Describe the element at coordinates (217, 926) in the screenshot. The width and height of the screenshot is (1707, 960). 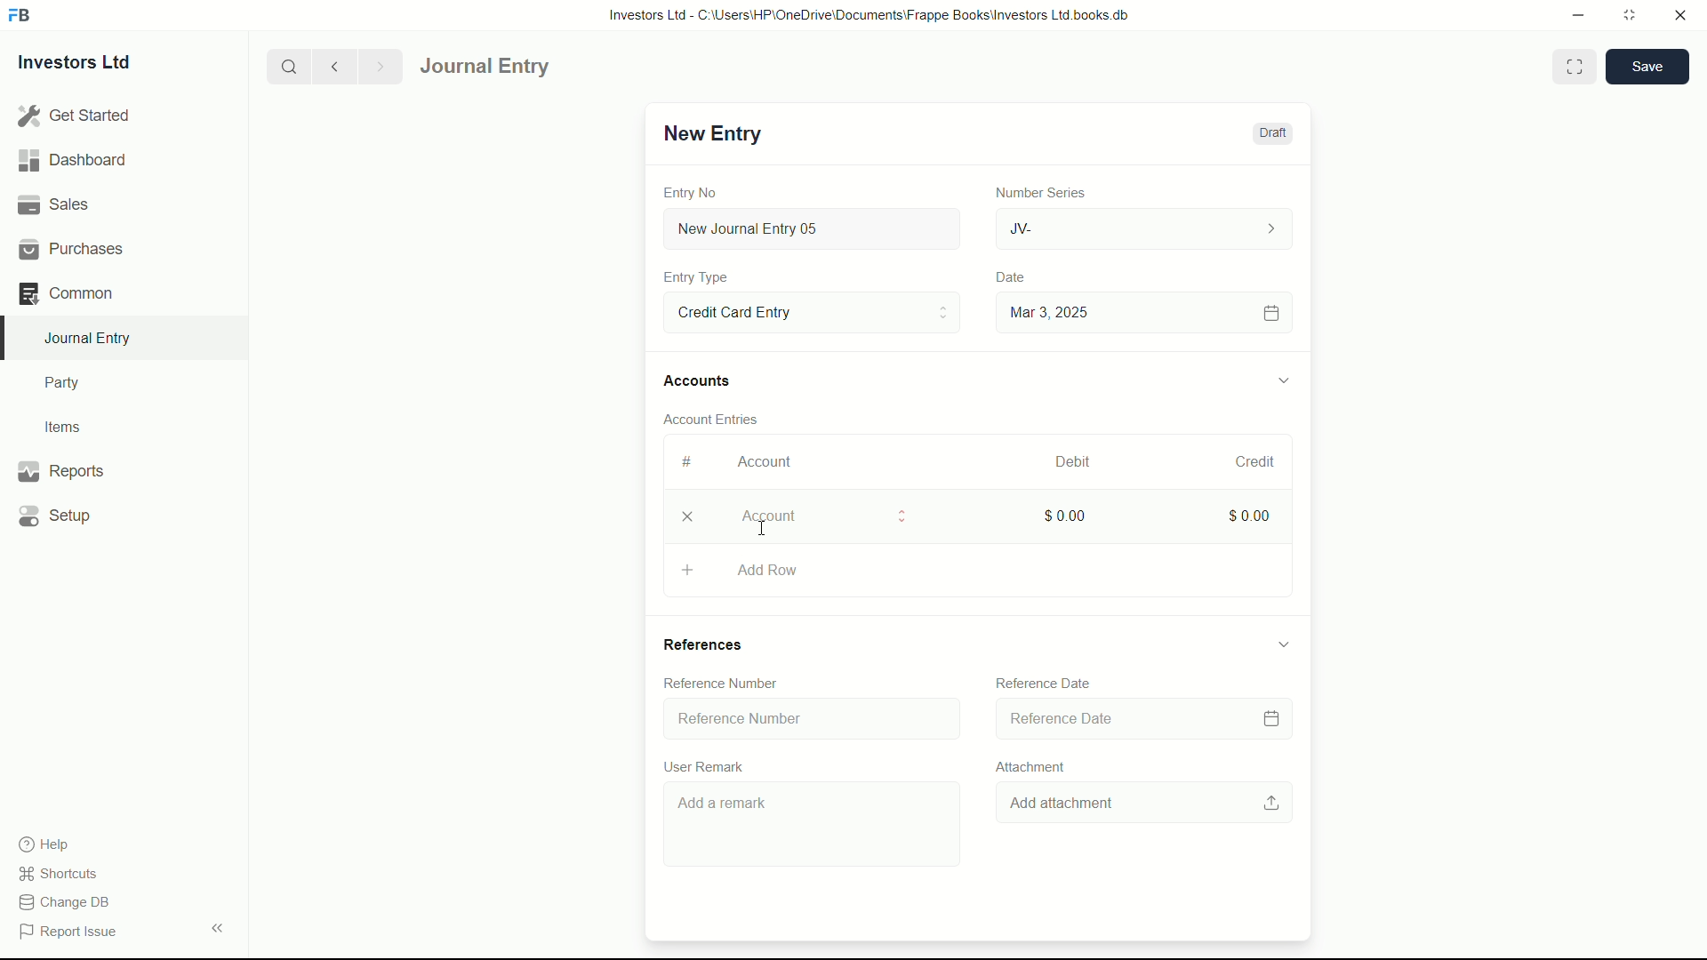
I see `expand/collapse` at that location.